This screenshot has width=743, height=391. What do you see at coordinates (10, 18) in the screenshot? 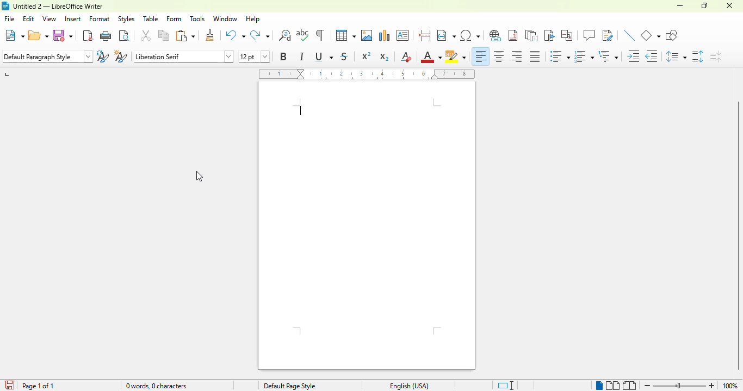
I see `file` at bounding box center [10, 18].